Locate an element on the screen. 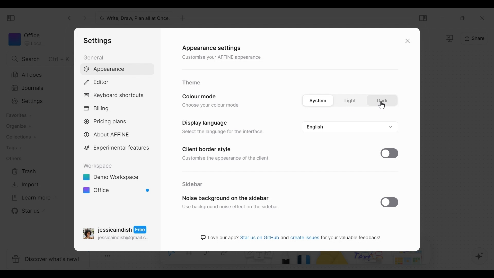 The height and width of the screenshot is (278, 494). Import is located at coordinates (26, 185).